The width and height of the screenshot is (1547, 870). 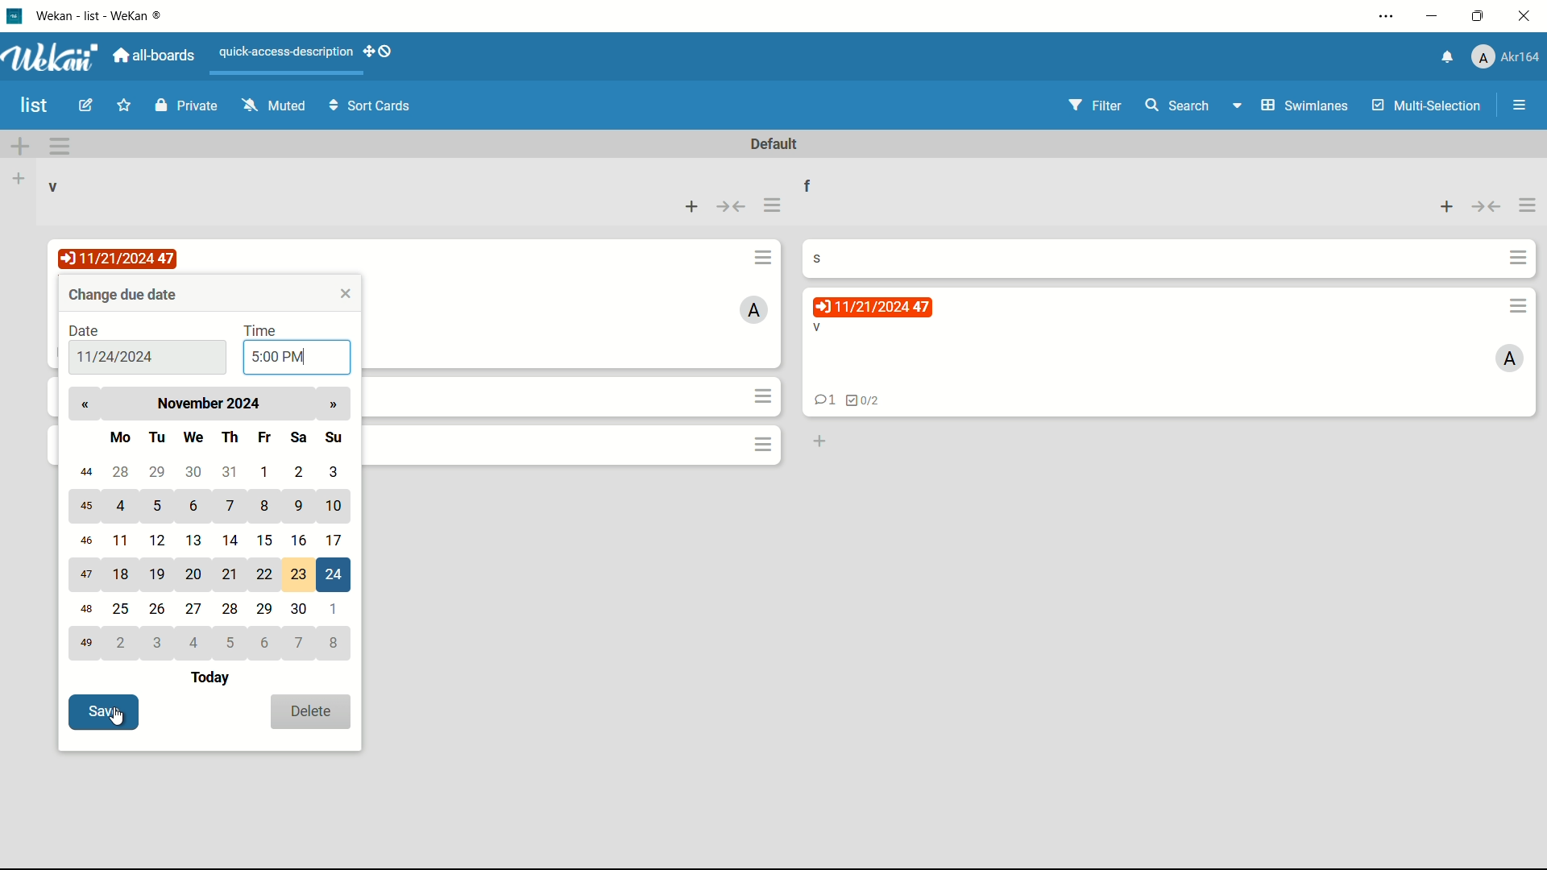 I want to click on add list, so click(x=21, y=178).